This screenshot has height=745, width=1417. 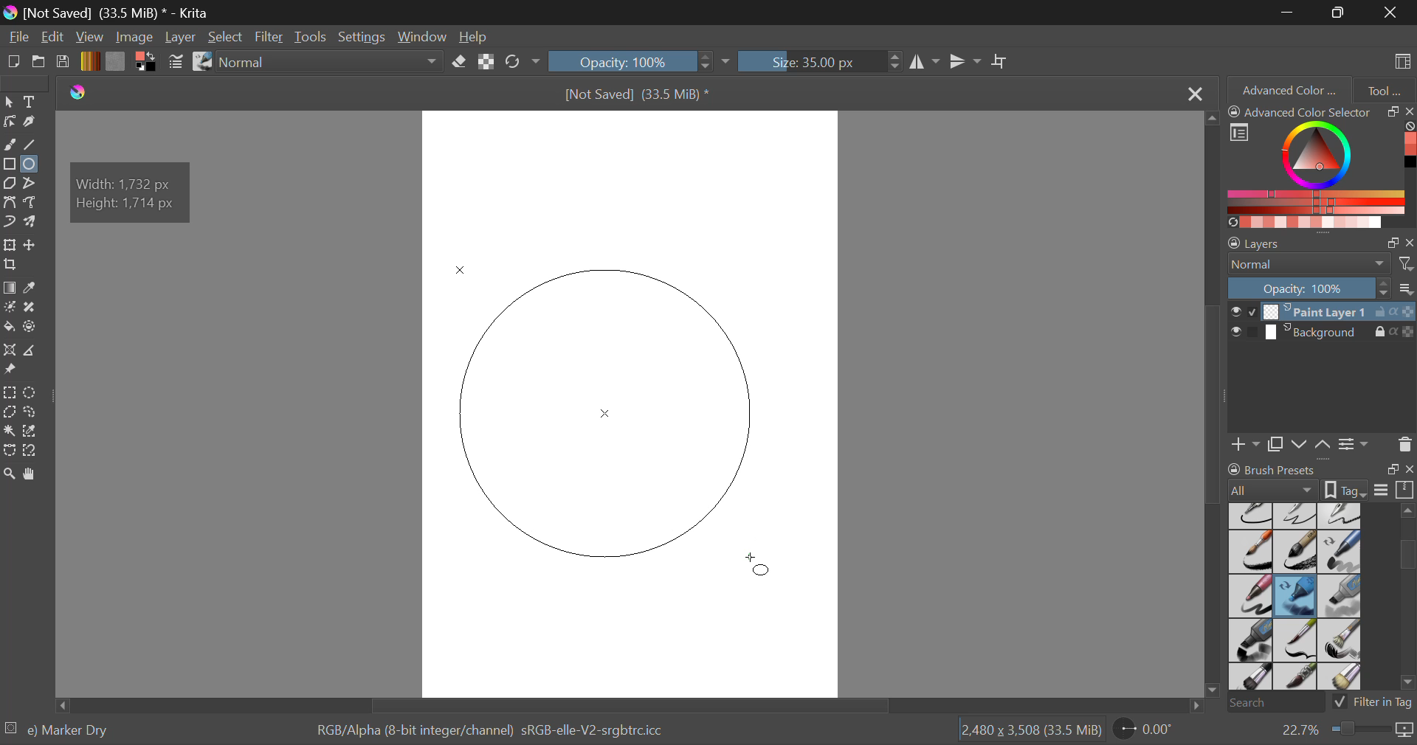 I want to click on Marker Medium, so click(x=1341, y=596).